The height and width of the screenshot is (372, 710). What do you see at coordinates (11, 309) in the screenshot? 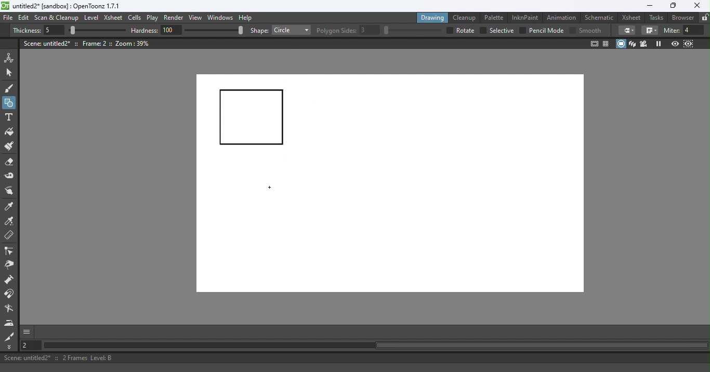
I see `Blender tool` at bounding box center [11, 309].